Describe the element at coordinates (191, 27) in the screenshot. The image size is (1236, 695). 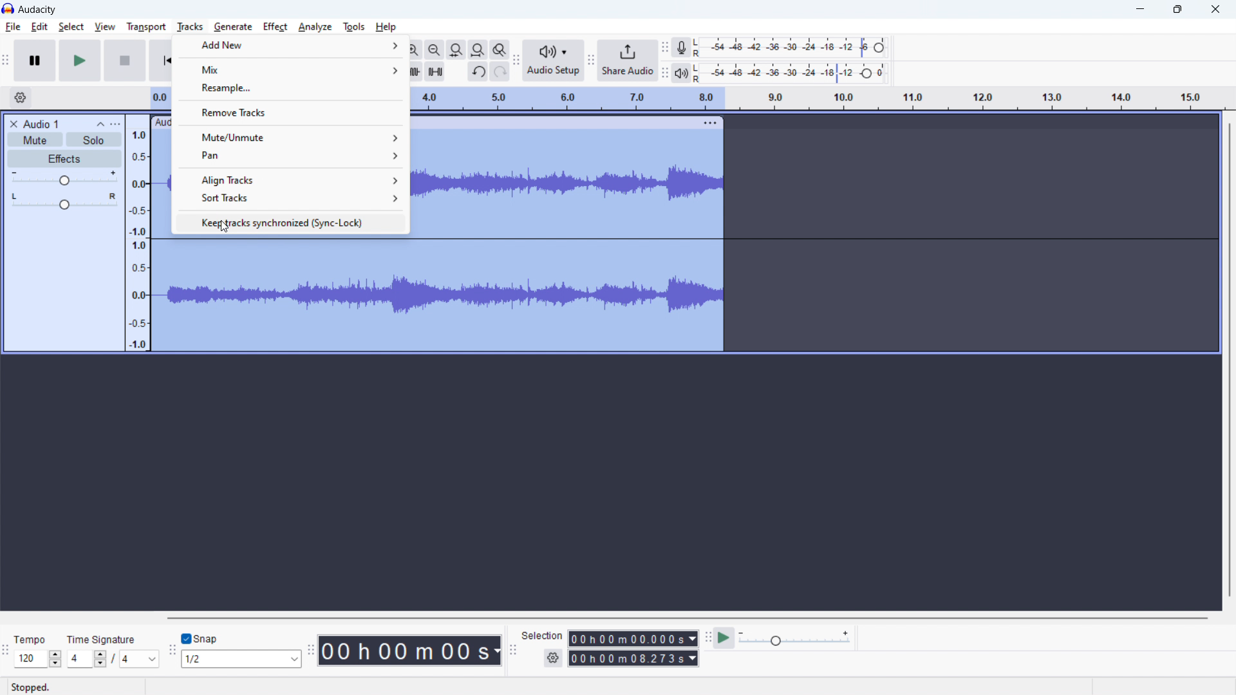
I see `tracks` at that location.